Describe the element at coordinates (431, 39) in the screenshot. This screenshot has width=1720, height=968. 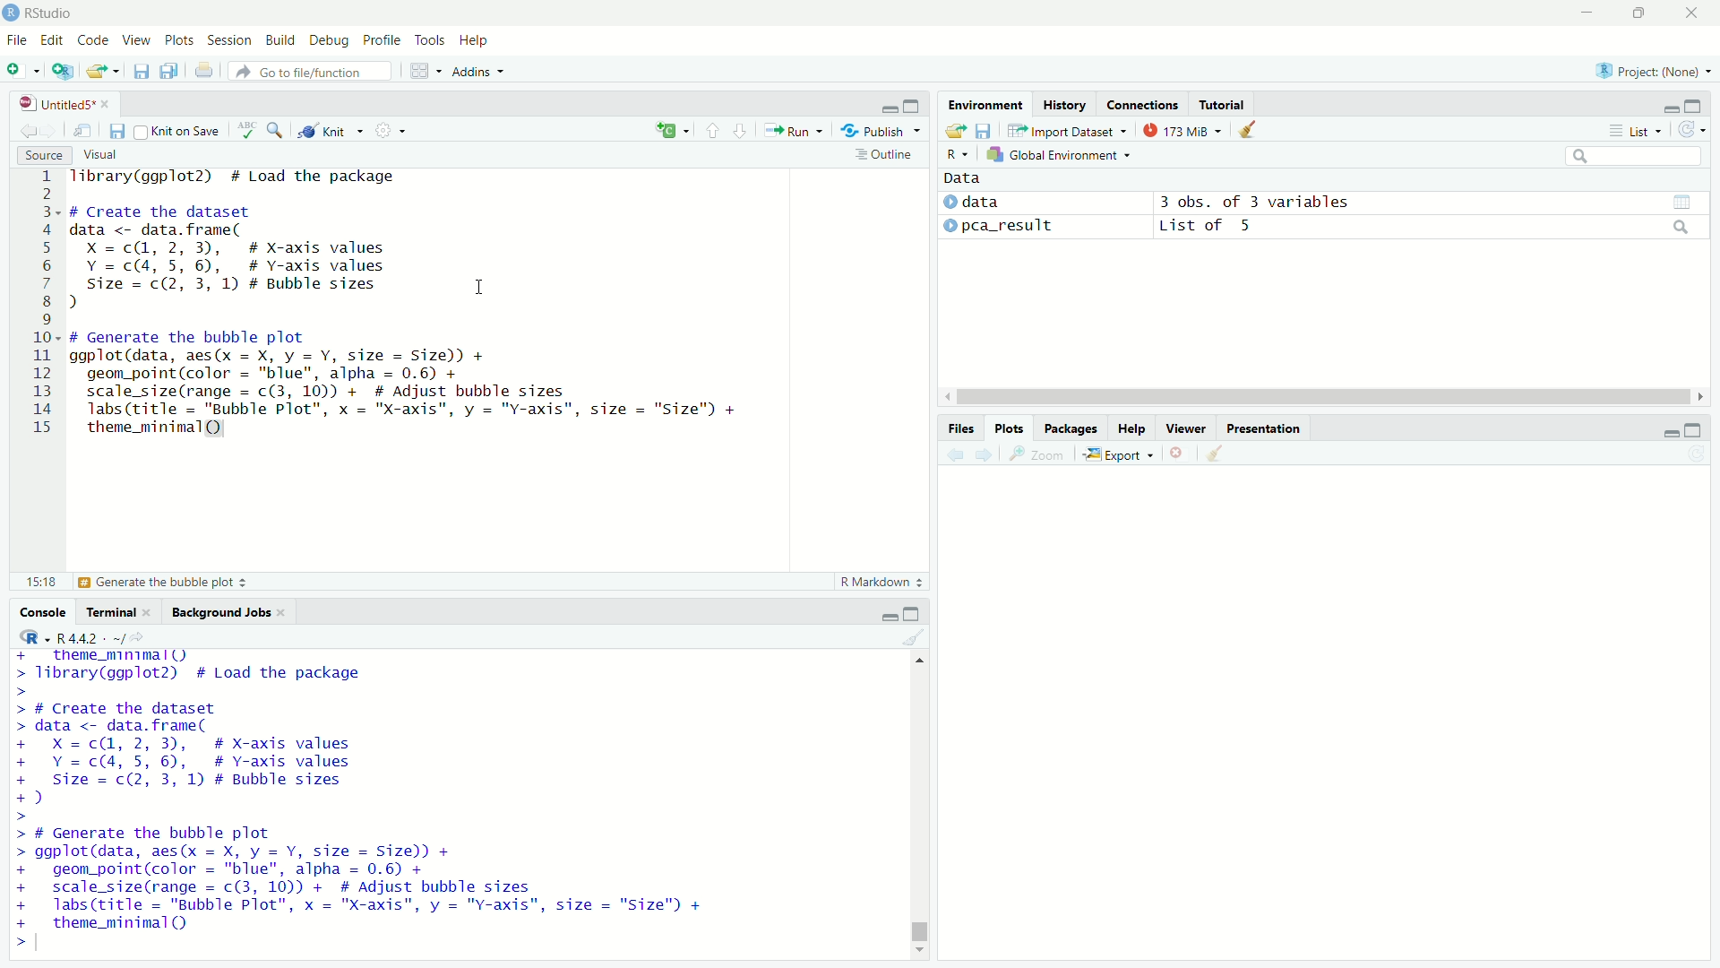
I see `tools` at that location.